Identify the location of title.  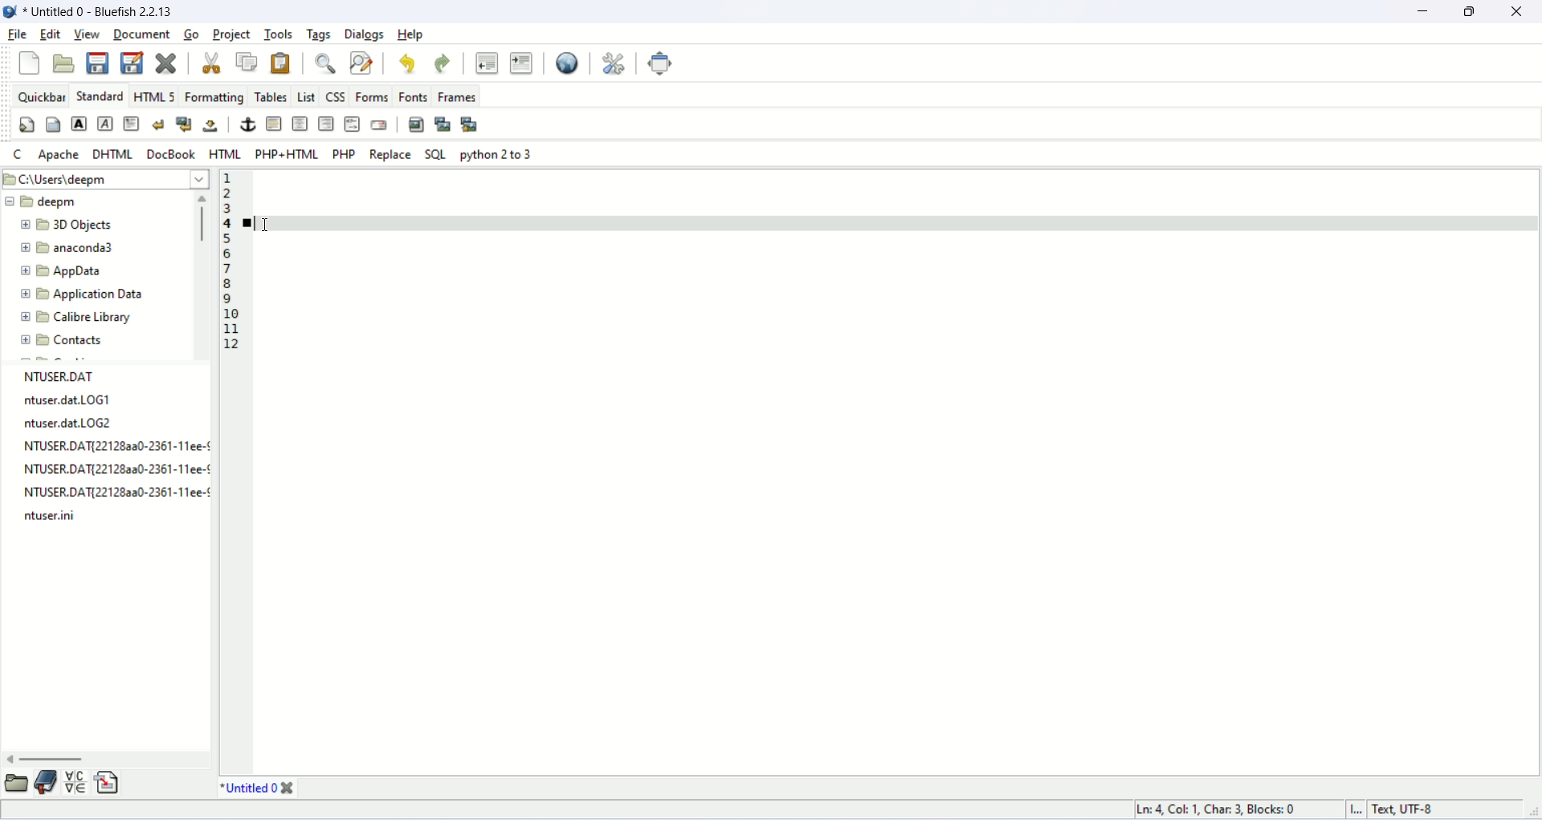
(258, 788).